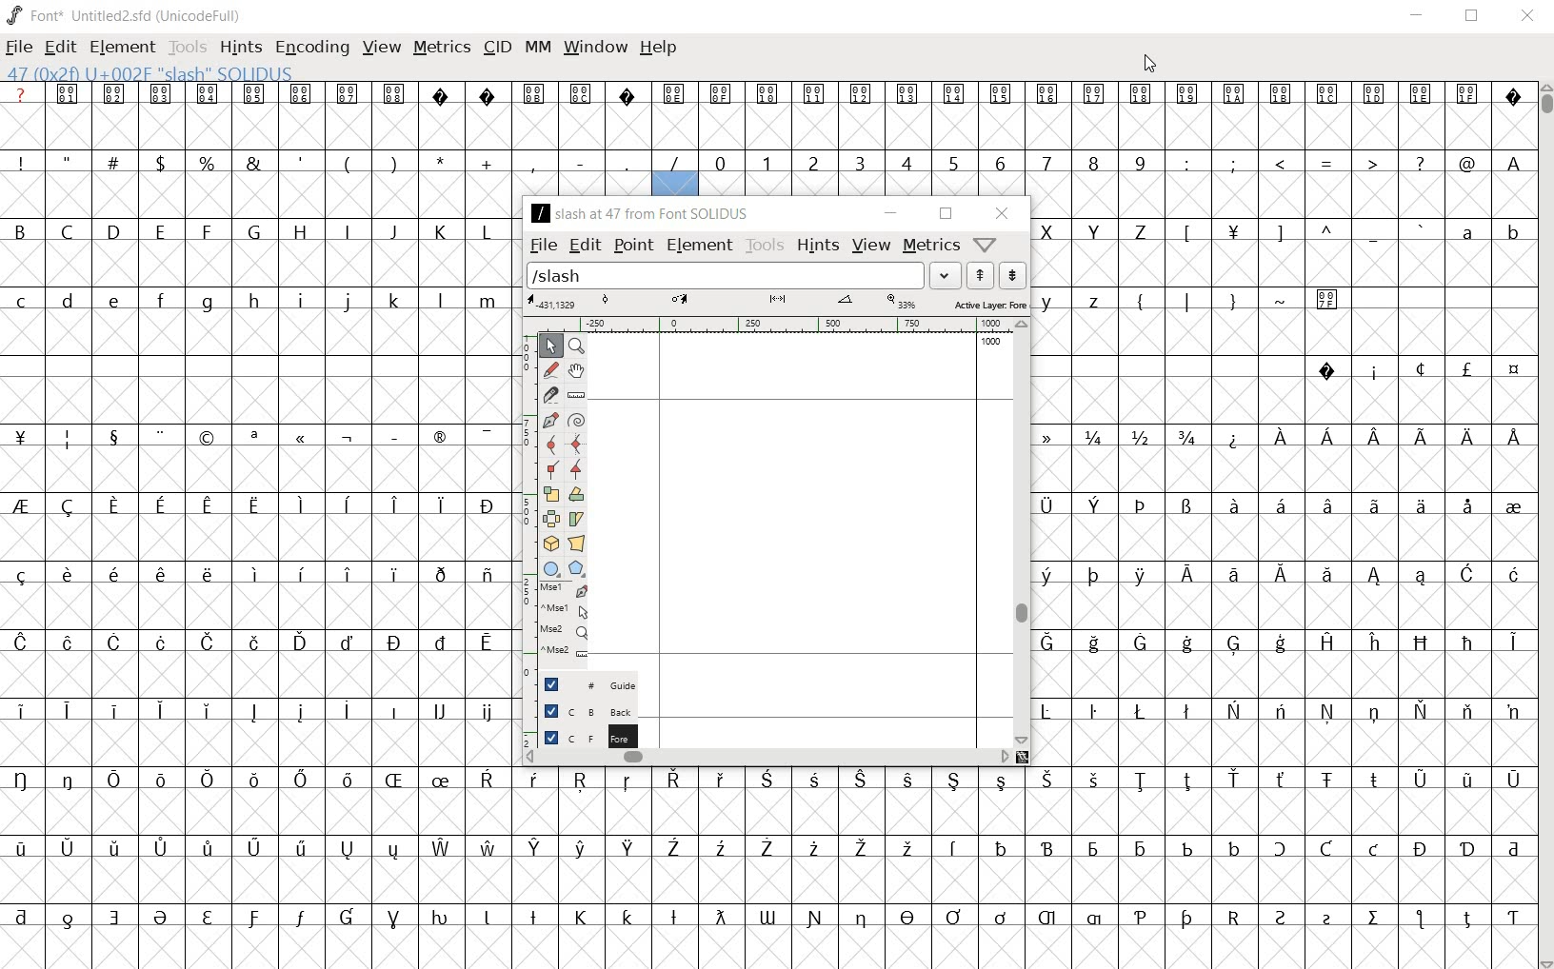  What do you see at coordinates (578, 569) in the screenshot?
I see `polygon or star` at bounding box center [578, 569].